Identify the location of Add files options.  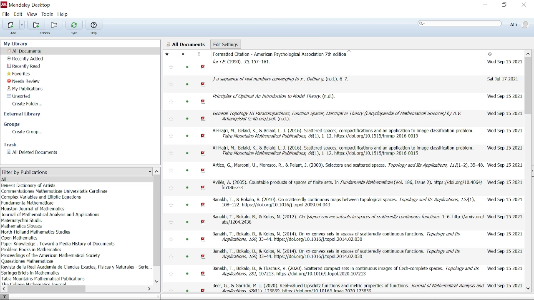
(22, 25).